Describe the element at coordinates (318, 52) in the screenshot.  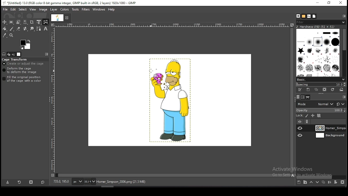
I see `brushes` at that location.